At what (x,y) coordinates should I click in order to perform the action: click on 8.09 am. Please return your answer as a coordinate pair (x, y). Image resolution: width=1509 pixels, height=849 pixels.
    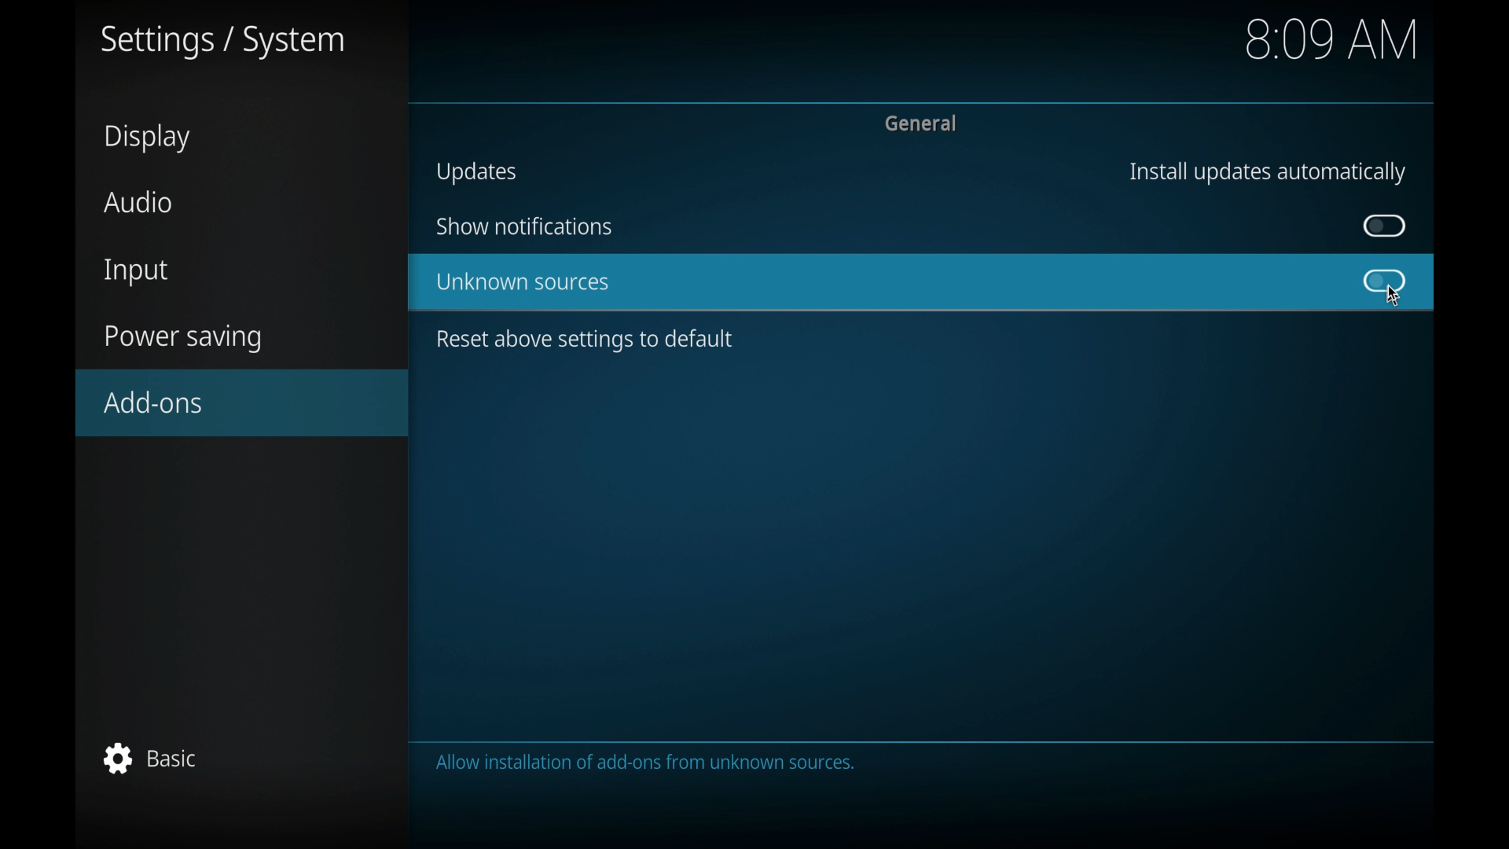
    Looking at the image, I should click on (1334, 39).